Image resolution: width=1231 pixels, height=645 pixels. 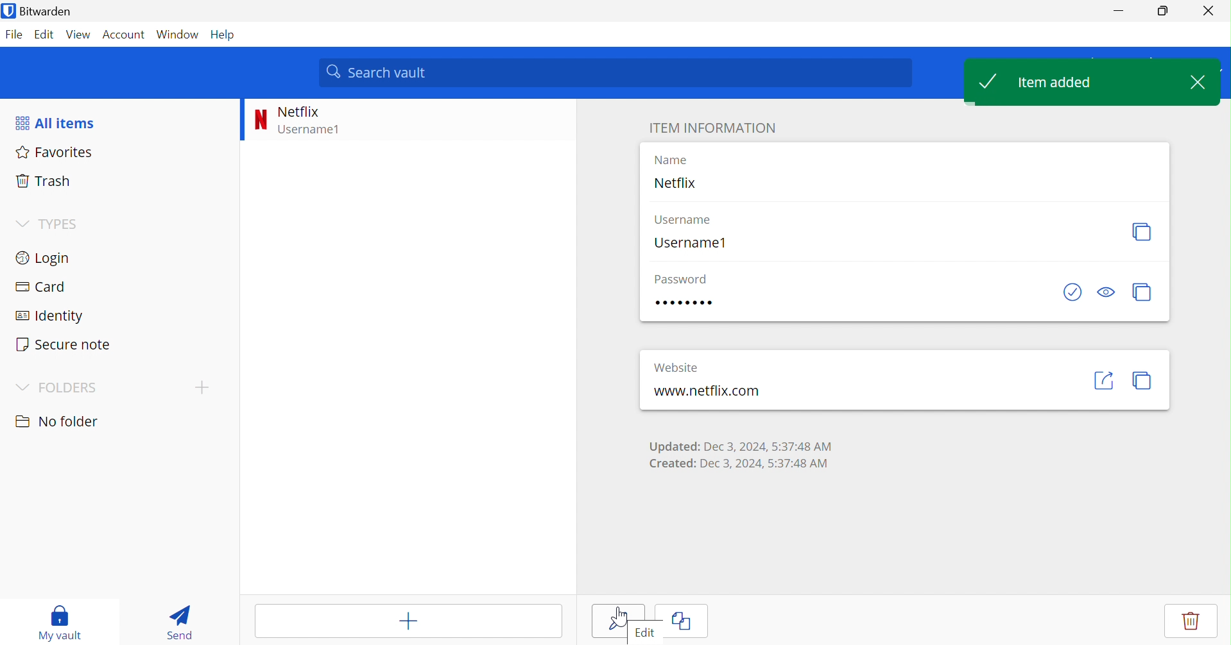 I want to click on Window, so click(x=178, y=35).